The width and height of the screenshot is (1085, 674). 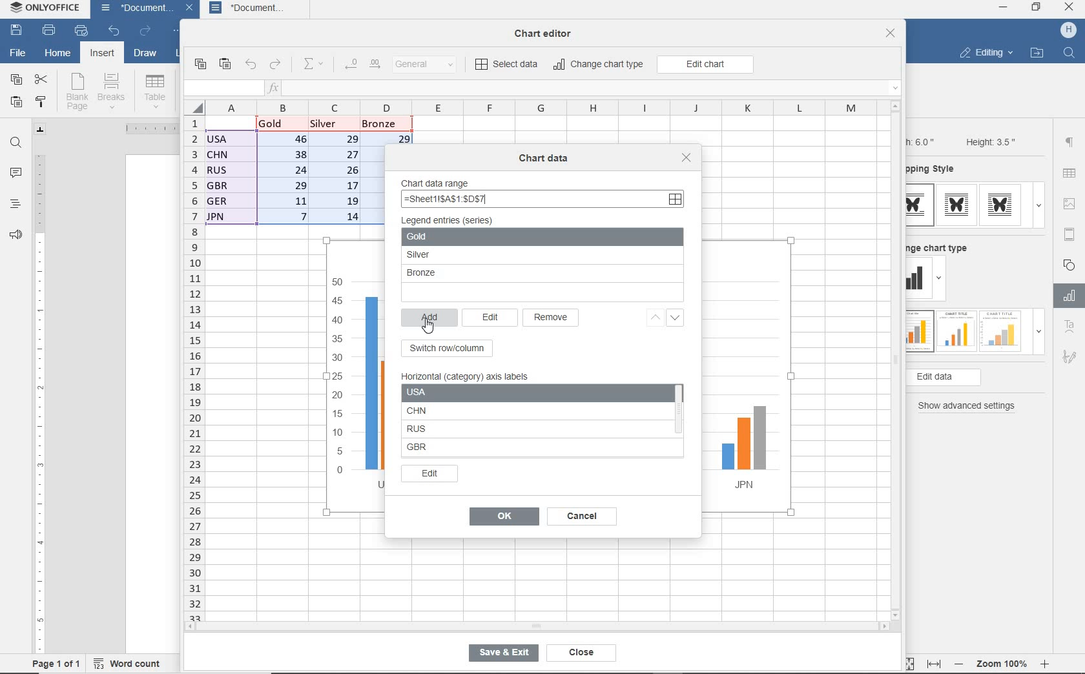 What do you see at coordinates (362, 65) in the screenshot?
I see `change decimal place` at bounding box center [362, 65].